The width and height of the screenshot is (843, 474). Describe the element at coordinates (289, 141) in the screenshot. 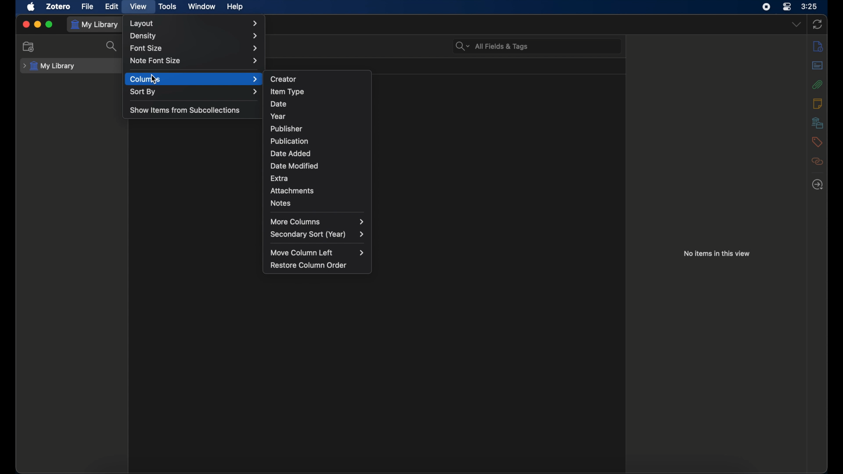

I see `publication` at that location.